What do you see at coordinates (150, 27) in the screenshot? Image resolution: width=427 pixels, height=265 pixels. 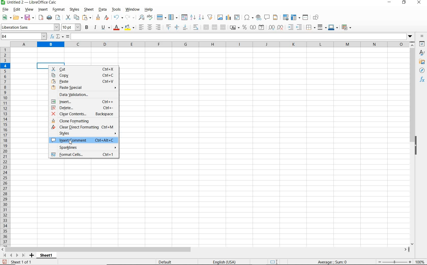 I see `align center` at bounding box center [150, 27].